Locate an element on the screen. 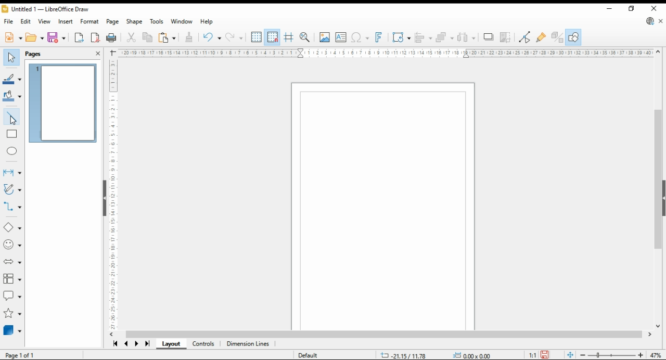  insert image is located at coordinates (325, 37).